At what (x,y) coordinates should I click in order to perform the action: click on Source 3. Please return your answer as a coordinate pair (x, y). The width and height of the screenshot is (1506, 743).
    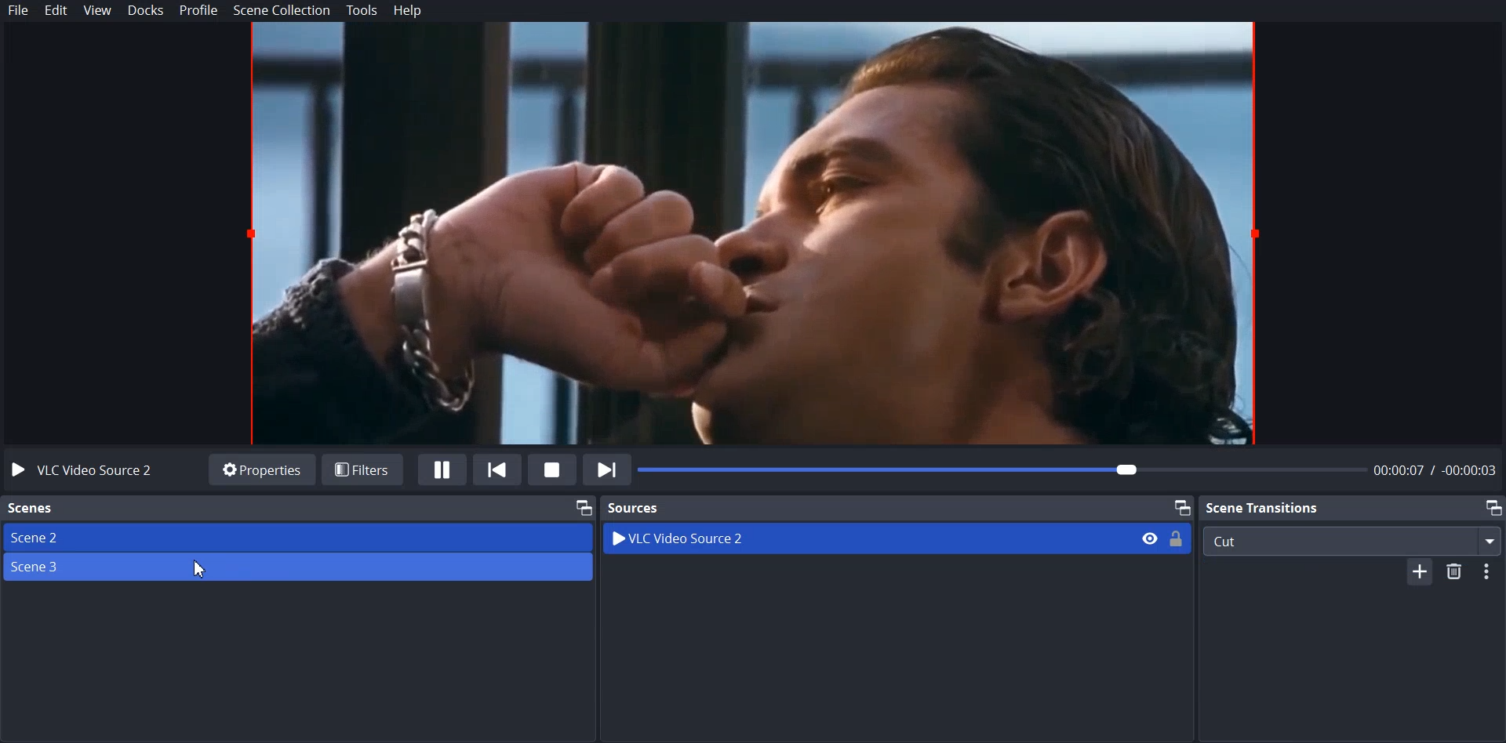
    Looking at the image, I should click on (297, 570).